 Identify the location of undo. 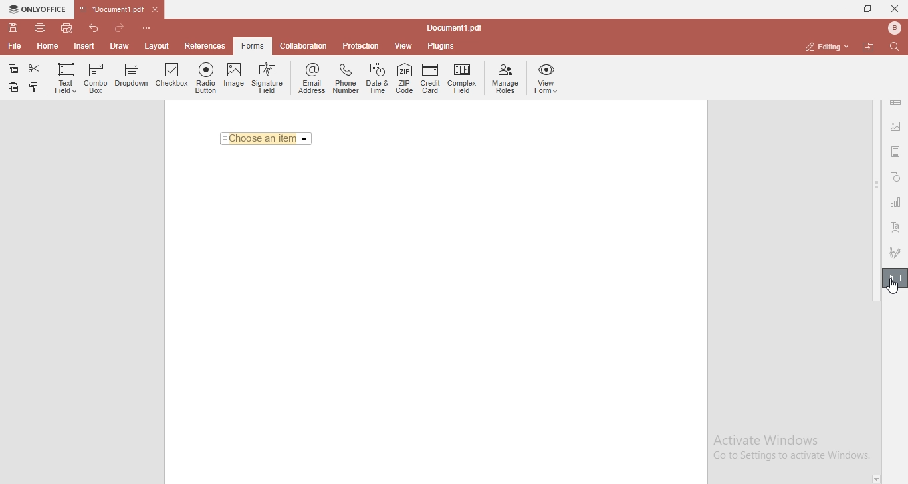
(96, 27).